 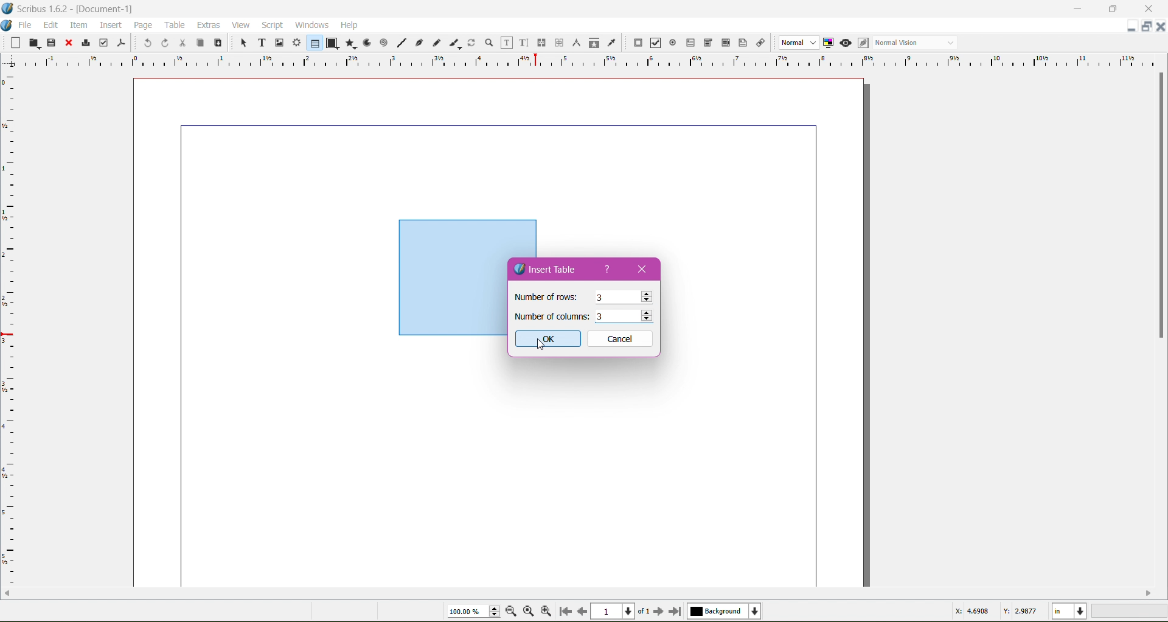 I want to click on Link Annotation, so click(x=759, y=42).